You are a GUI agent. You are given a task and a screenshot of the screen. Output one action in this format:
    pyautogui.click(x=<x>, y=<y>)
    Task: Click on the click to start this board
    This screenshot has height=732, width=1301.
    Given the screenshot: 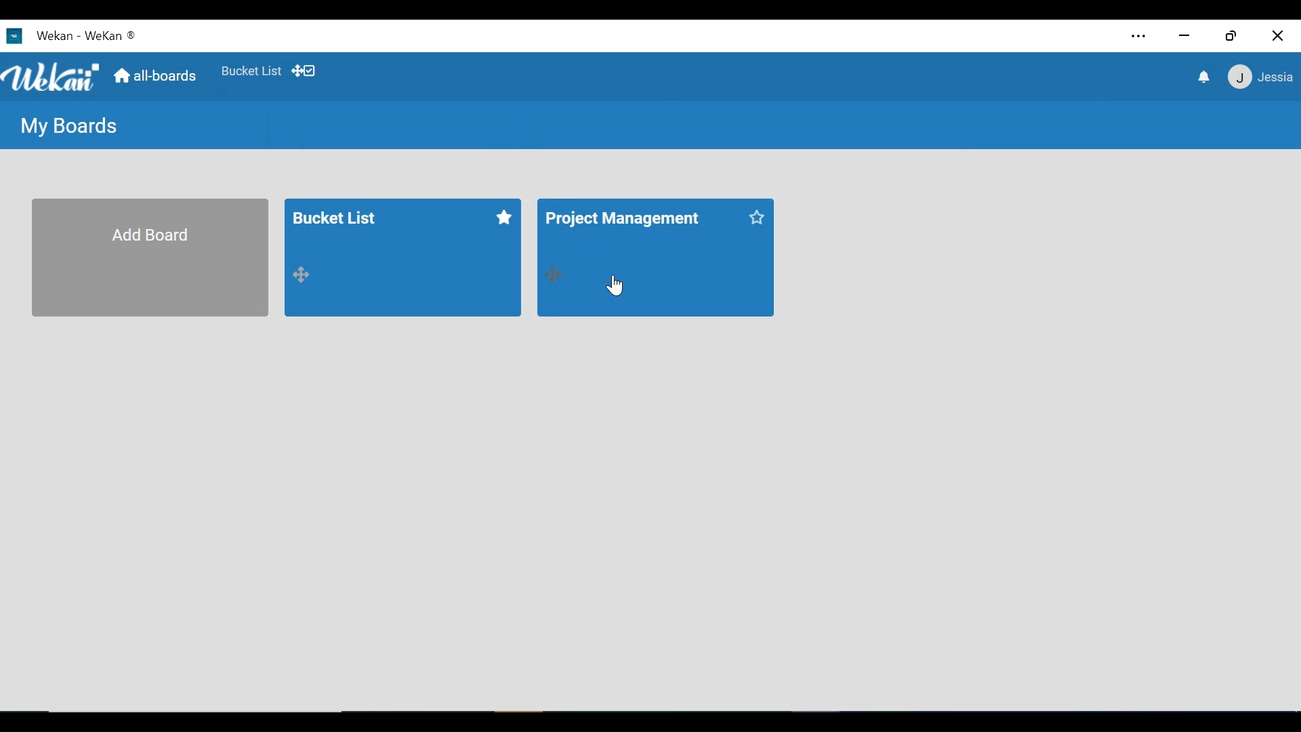 What is the action you would take?
    pyautogui.click(x=504, y=216)
    